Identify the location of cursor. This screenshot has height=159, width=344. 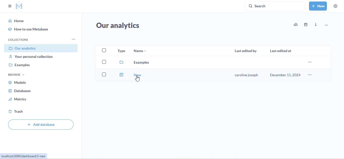
(137, 79).